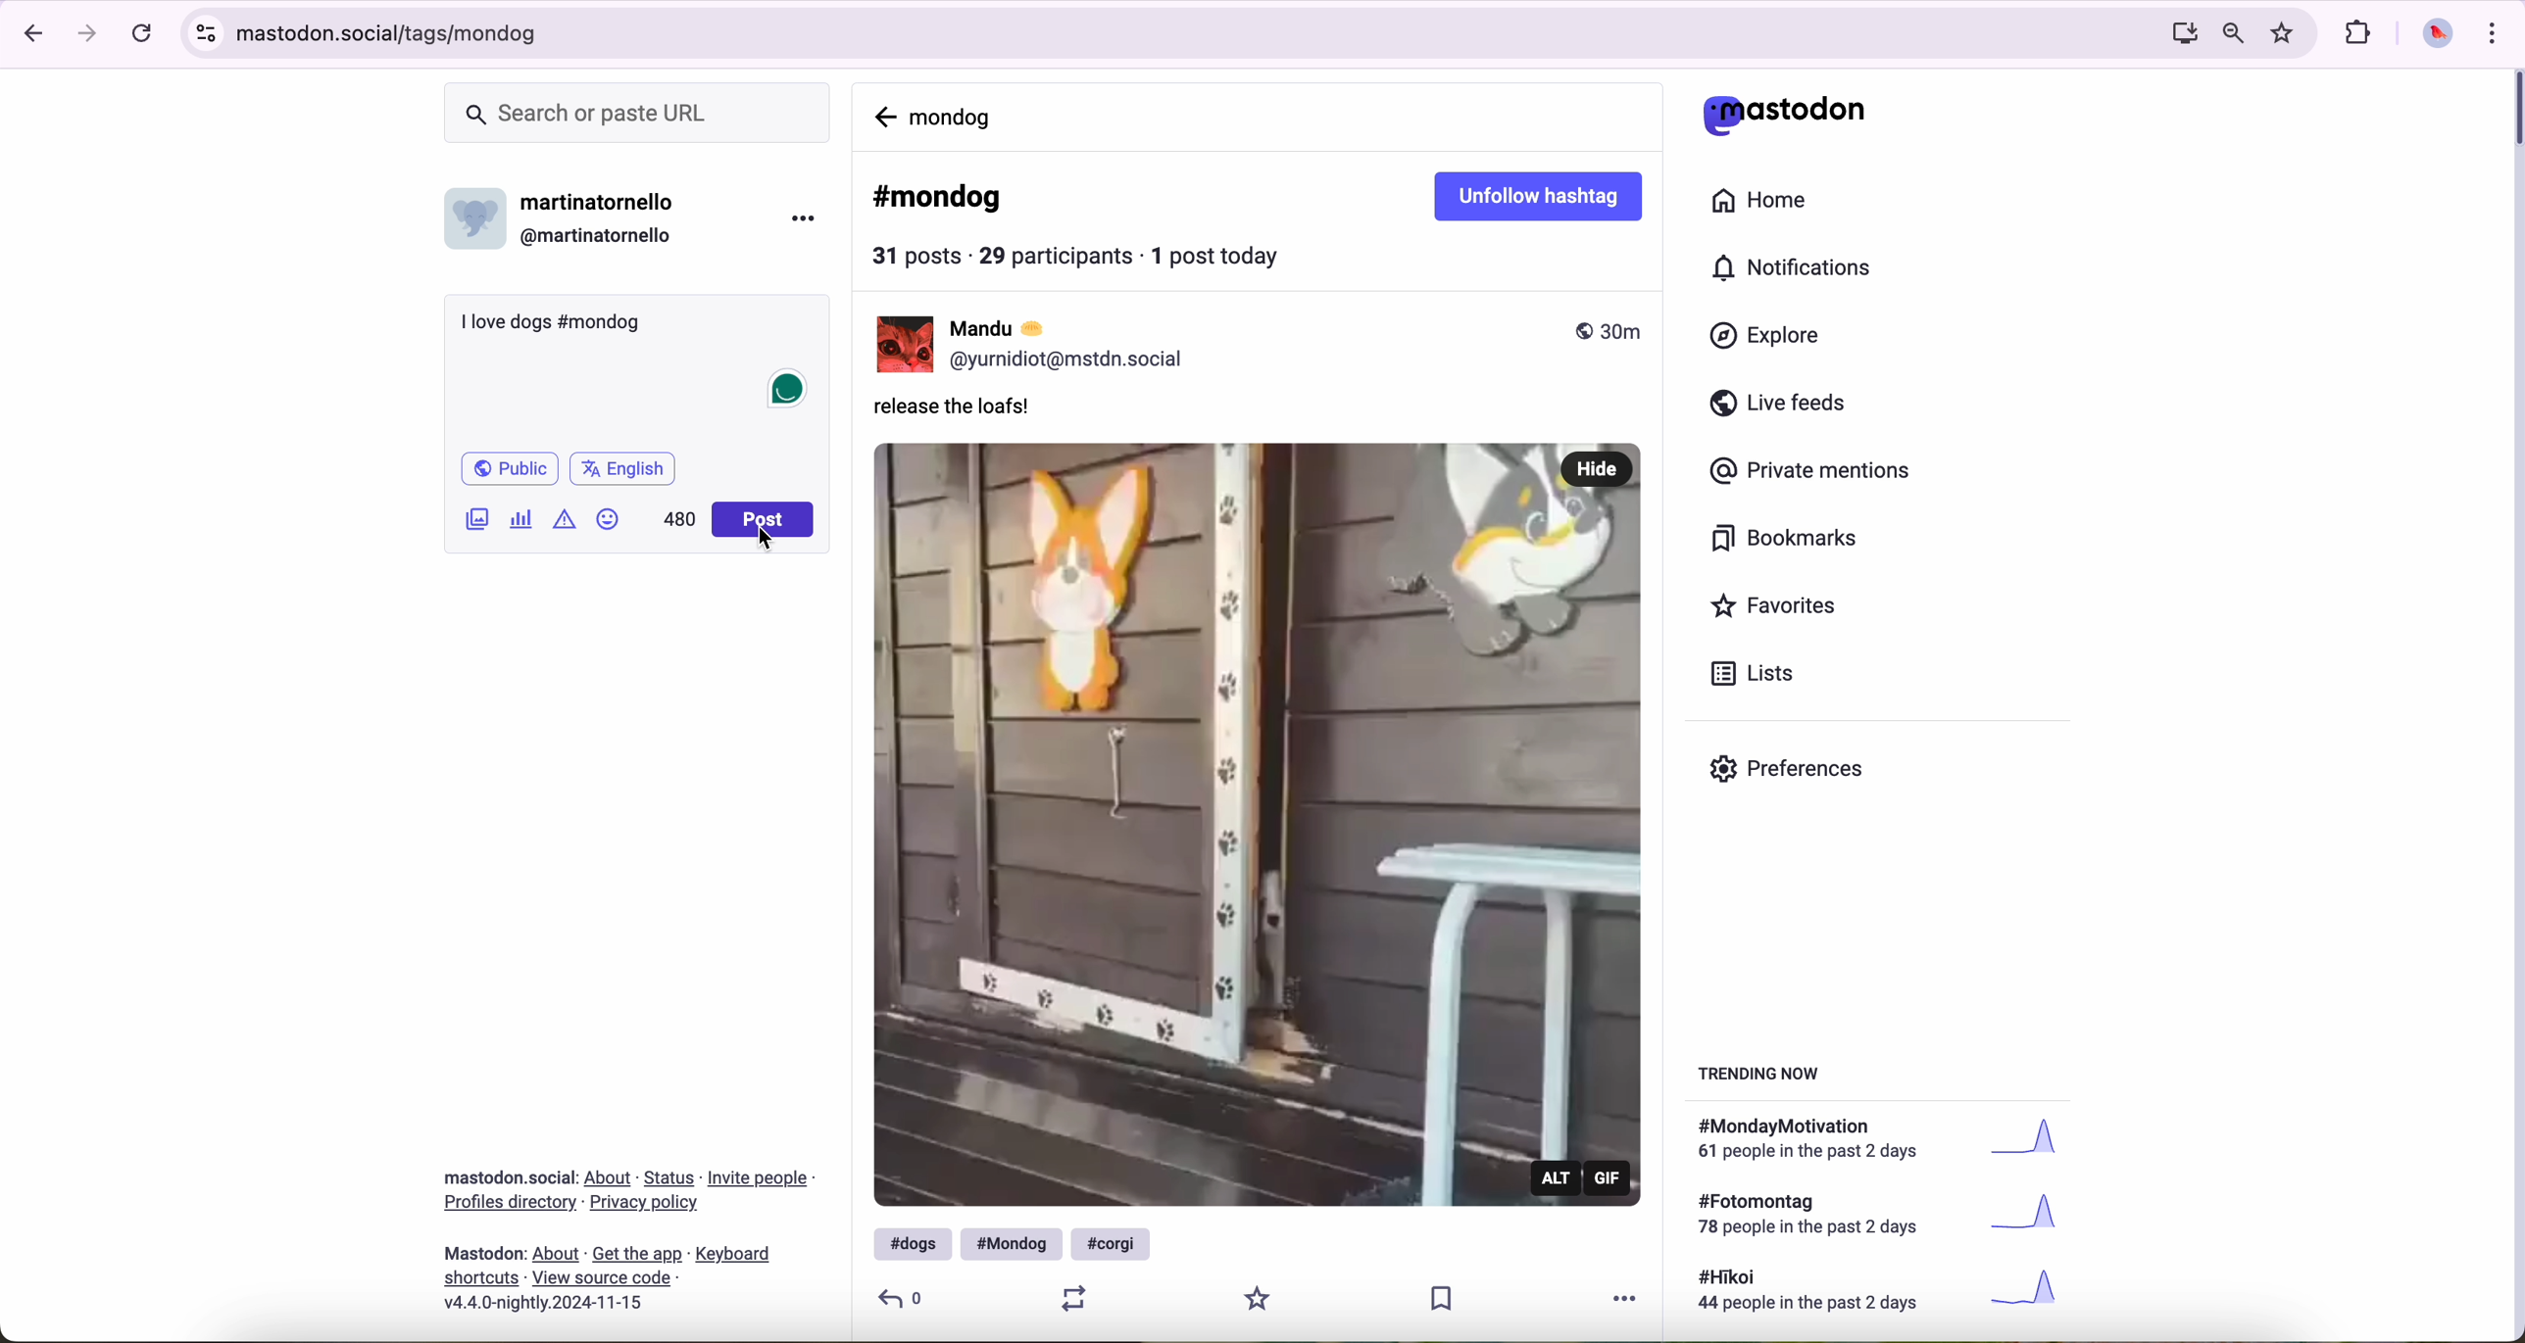 The width and height of the screenshot is (2525, 1343). I want to click on Grammarly, so click(786, 391).